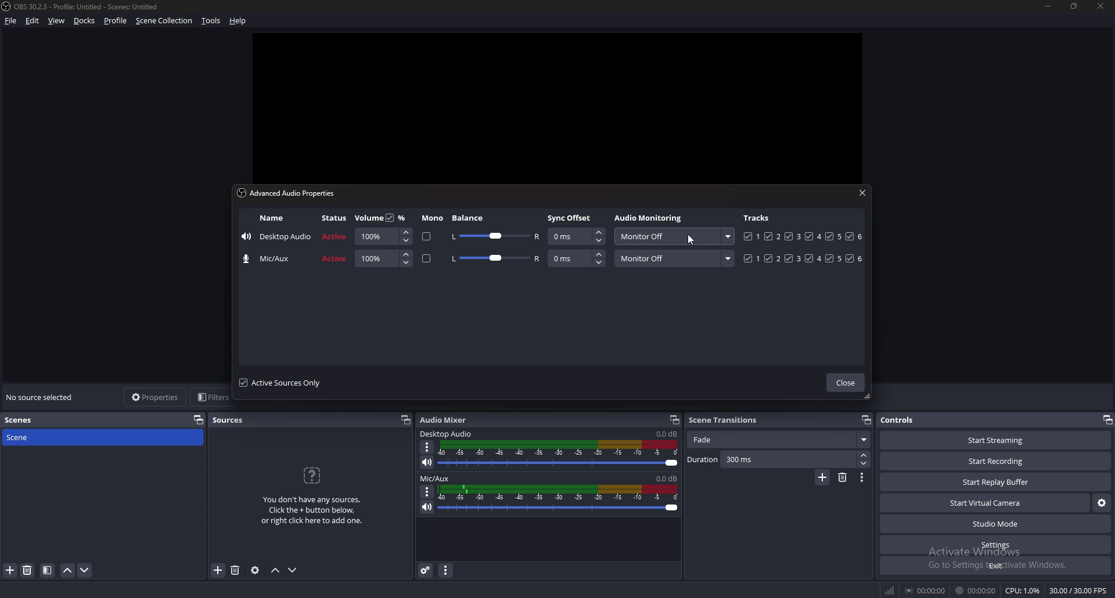 The width and height of the screenshot is (1115, 598). I want to click on close, so click(846, 383).